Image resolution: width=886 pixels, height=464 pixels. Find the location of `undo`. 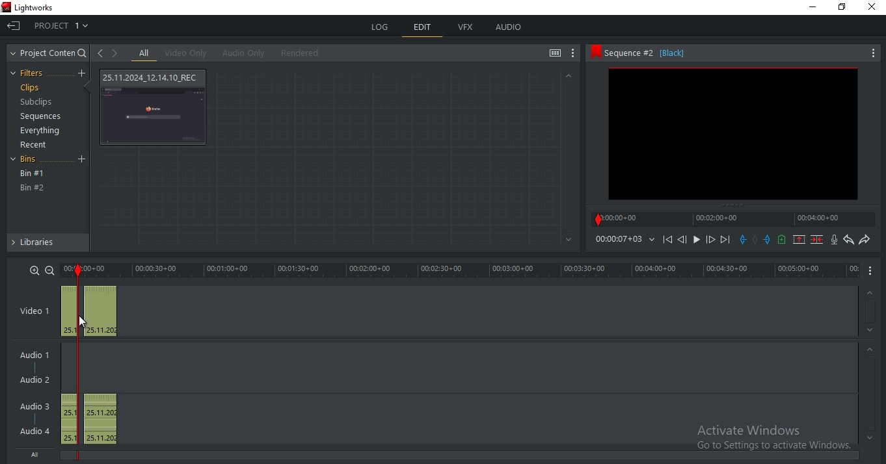

undo is located at coordinates (849, 240).